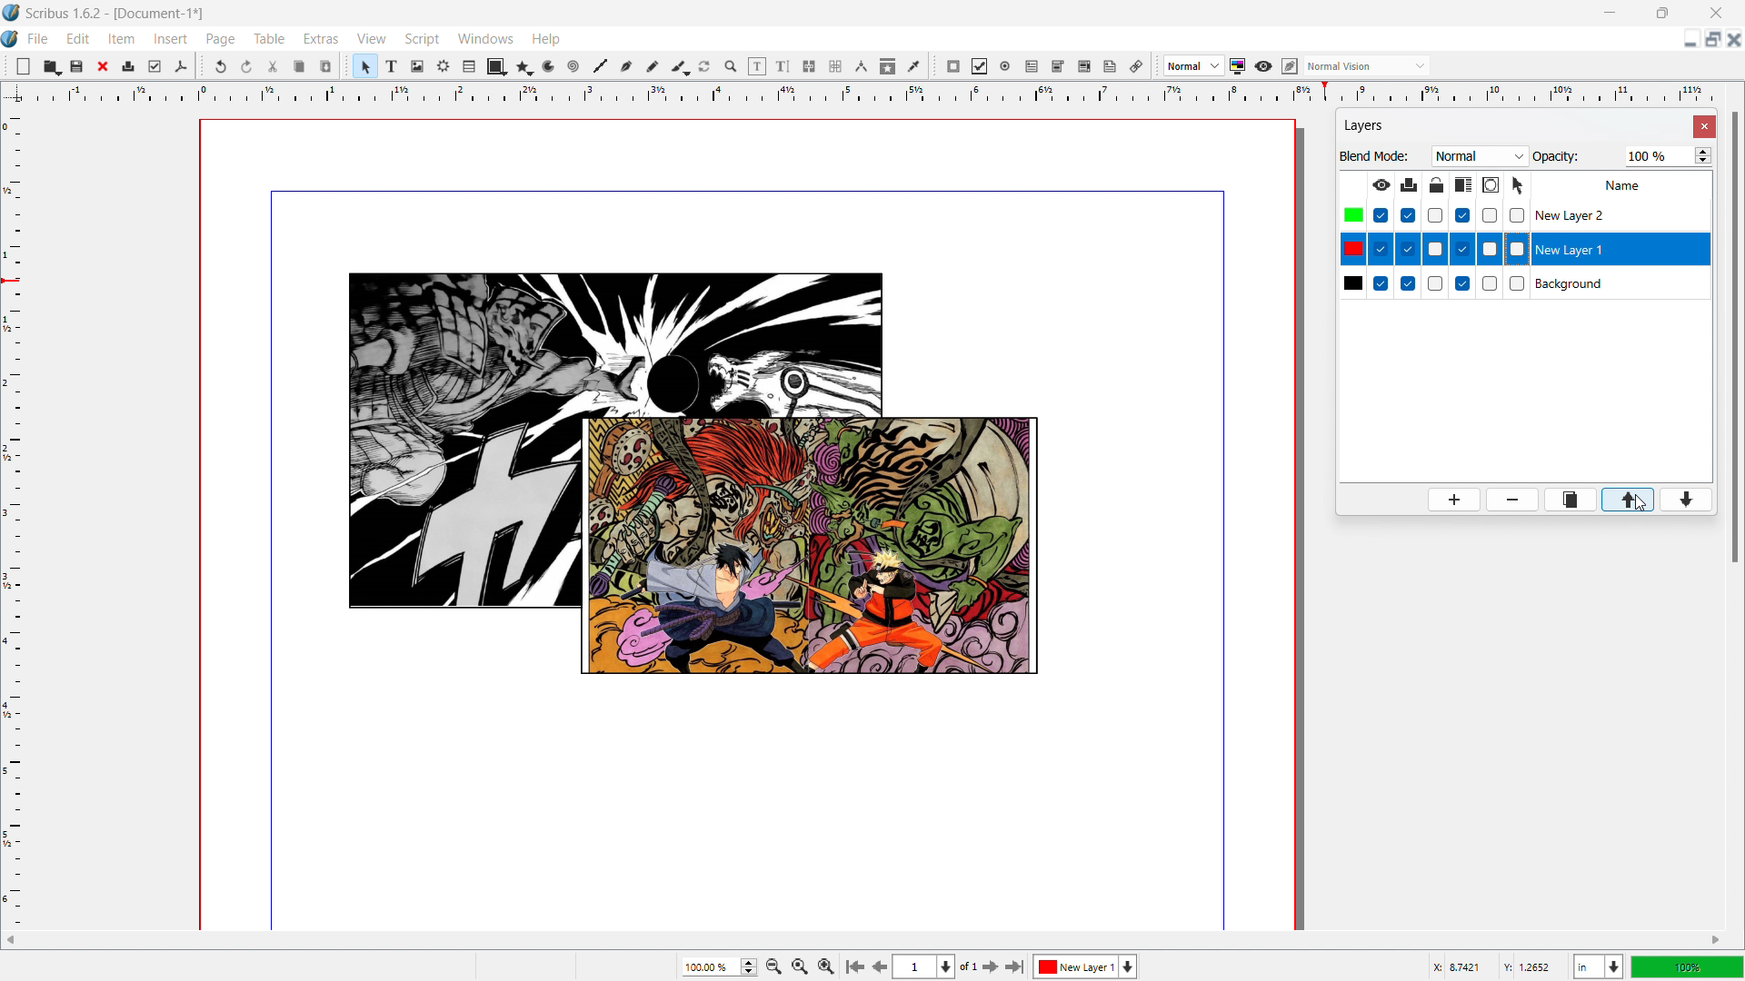 This screenshot has height=981, width=1745. I want to click on move layer up, so click(1627, 500).